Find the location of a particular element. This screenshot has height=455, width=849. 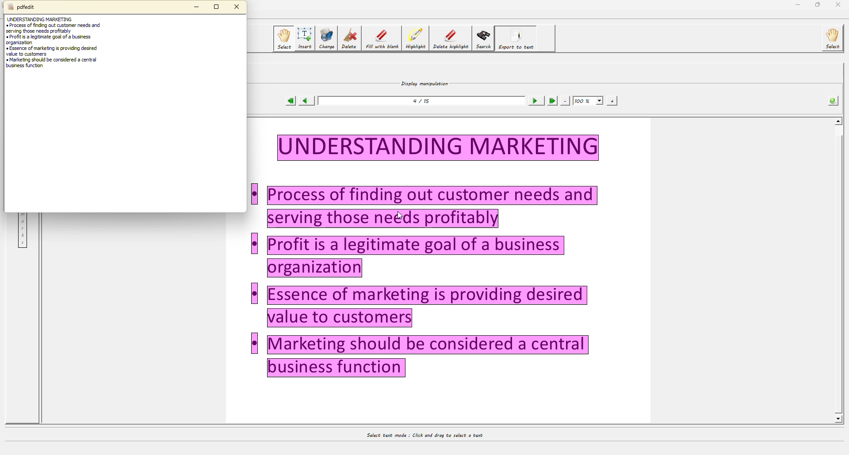

close is located at coordinates (238, 7).